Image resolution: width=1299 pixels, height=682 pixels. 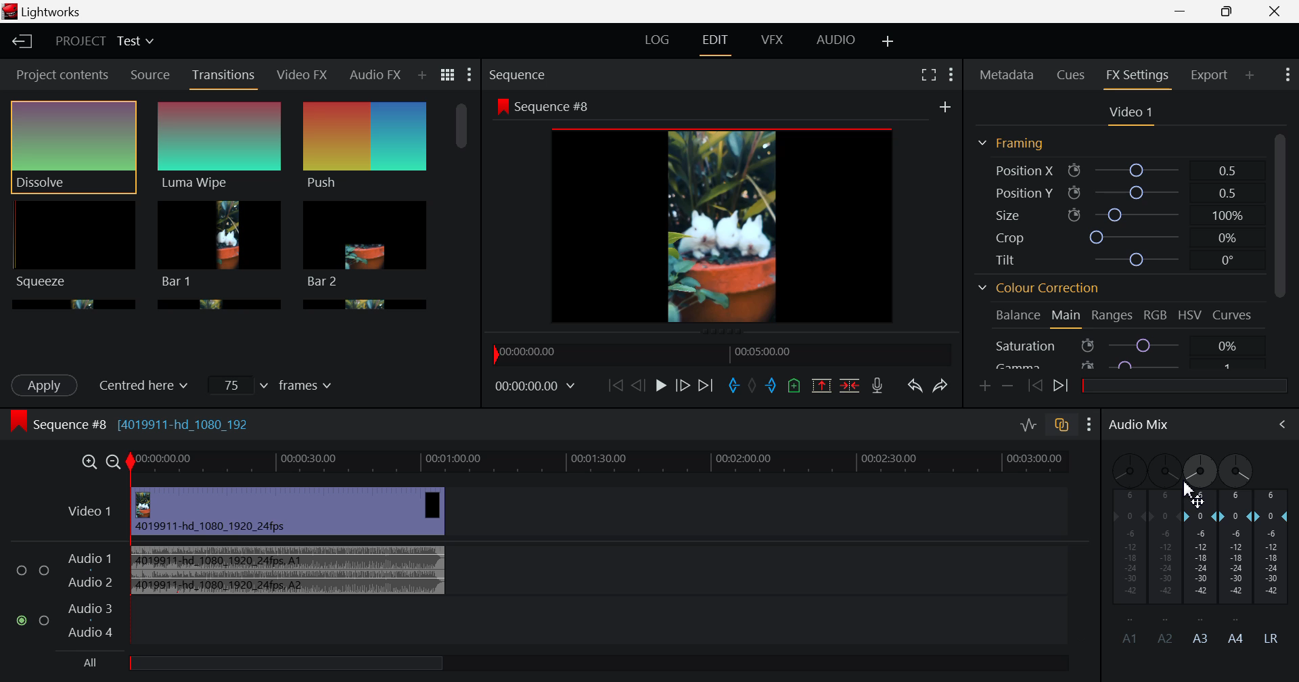 I want to click on Previous keyframe, so click(x=1032, y=384).